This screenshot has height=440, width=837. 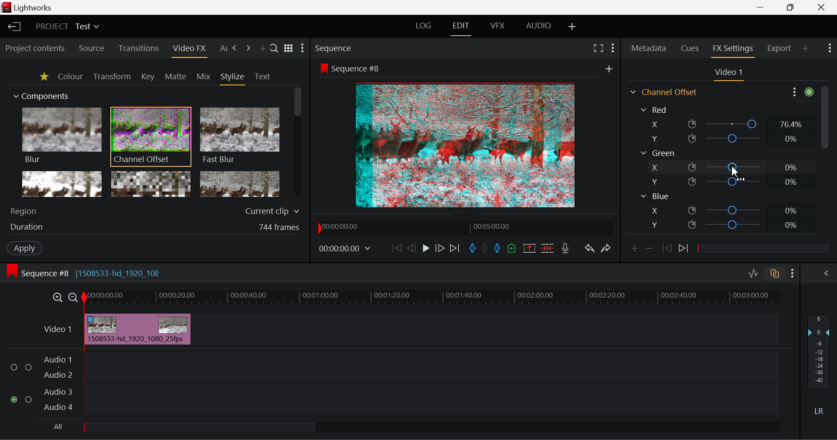 What do you see at coordinates (176, 77) in the screenshot?
I see `Matte` at bounding box center [176, 77].